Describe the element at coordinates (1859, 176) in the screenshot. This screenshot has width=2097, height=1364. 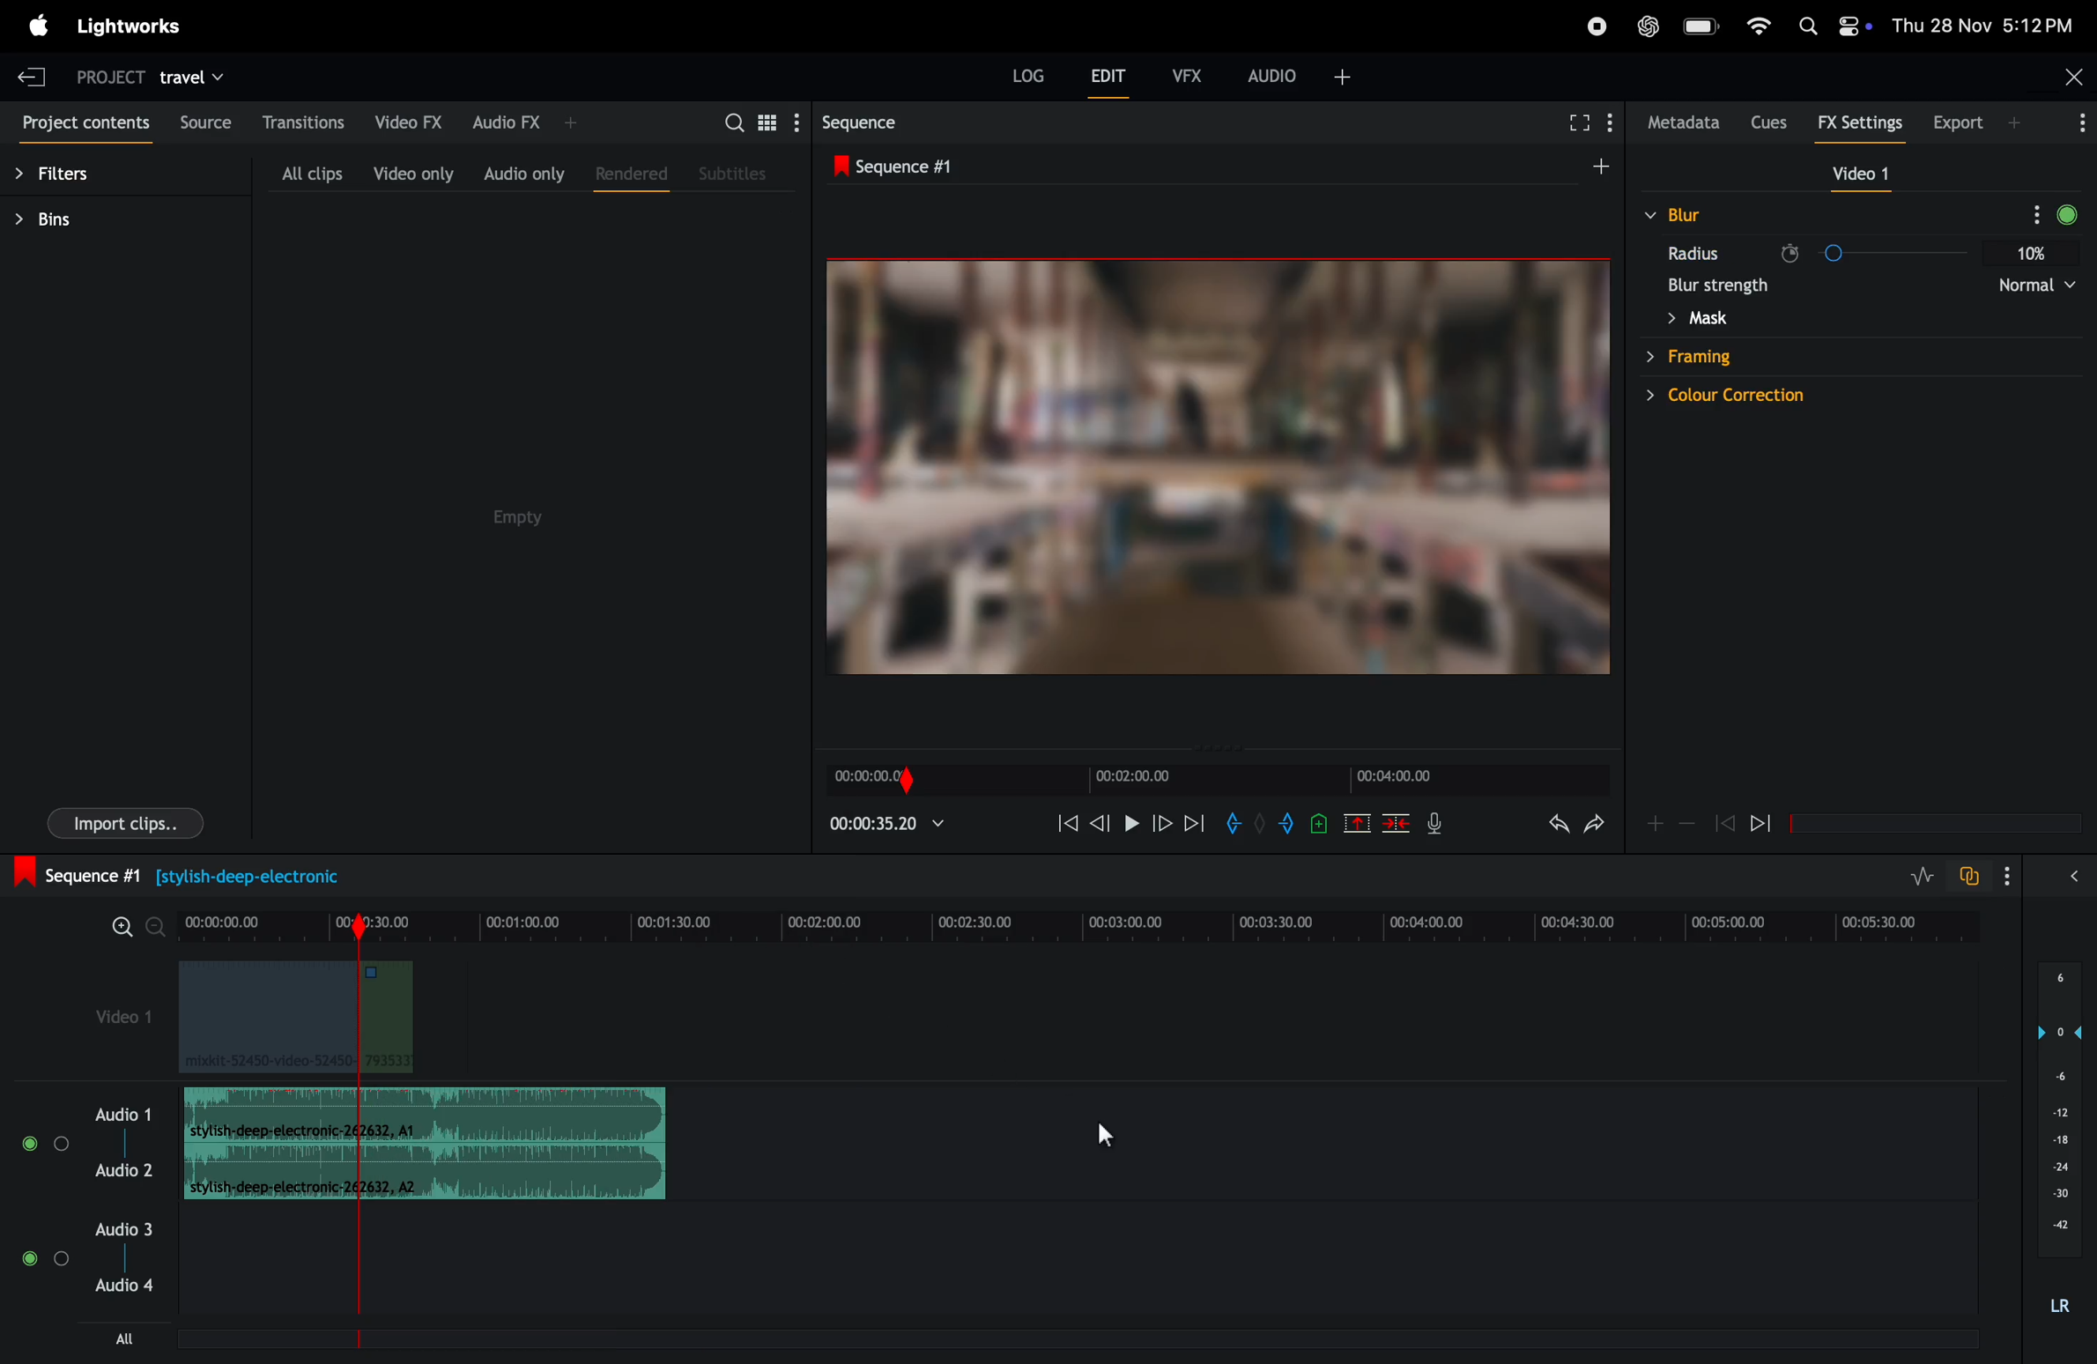
I see `video` at that location.